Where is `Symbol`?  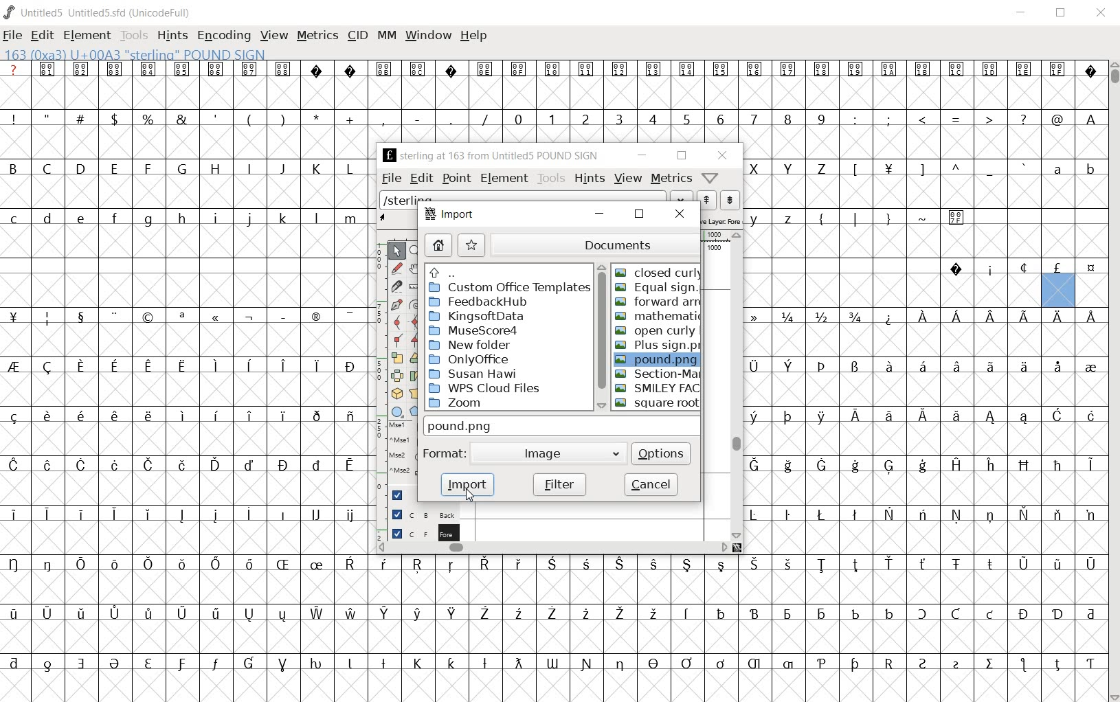
Symbol is located at coordinates (1091, 466).